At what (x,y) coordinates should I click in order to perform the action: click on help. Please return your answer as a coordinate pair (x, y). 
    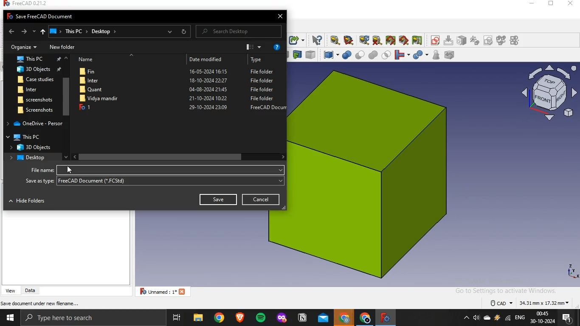
    Looking at the image, I should click on (279, 46).